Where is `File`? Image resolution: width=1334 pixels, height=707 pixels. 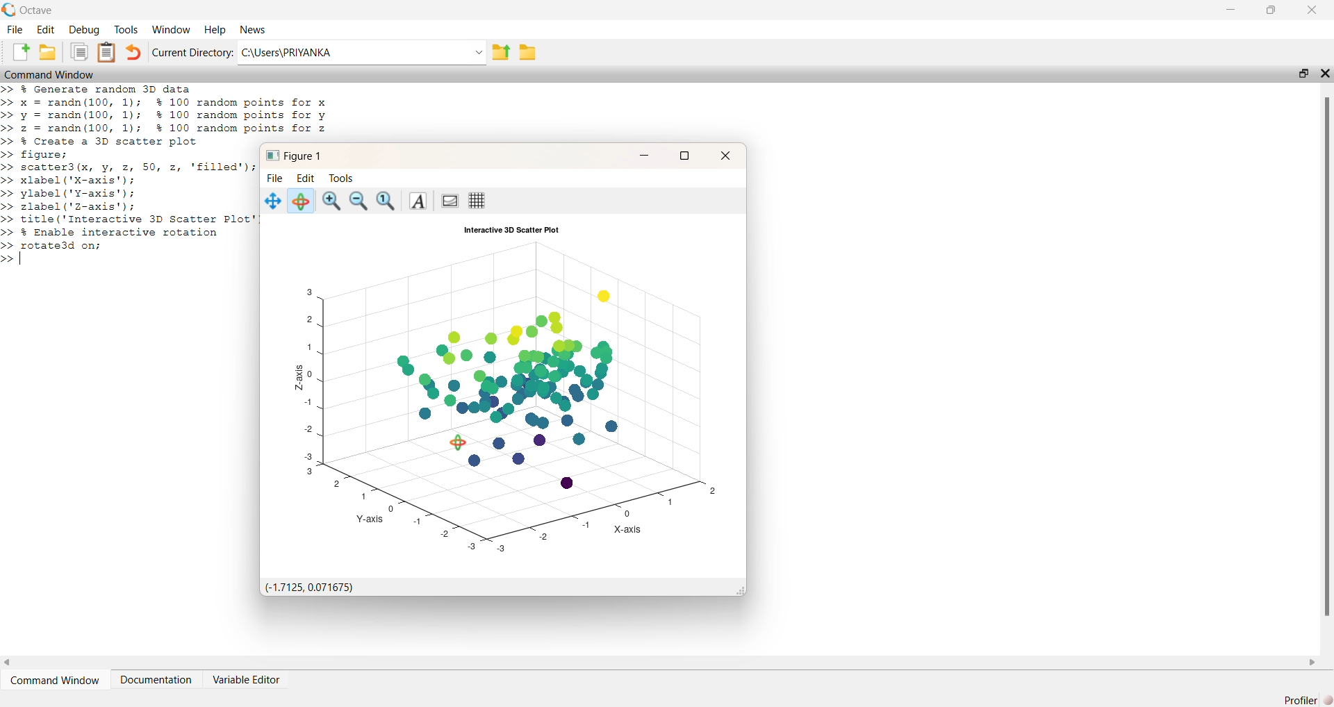
File is located at coordinates (275, 178).